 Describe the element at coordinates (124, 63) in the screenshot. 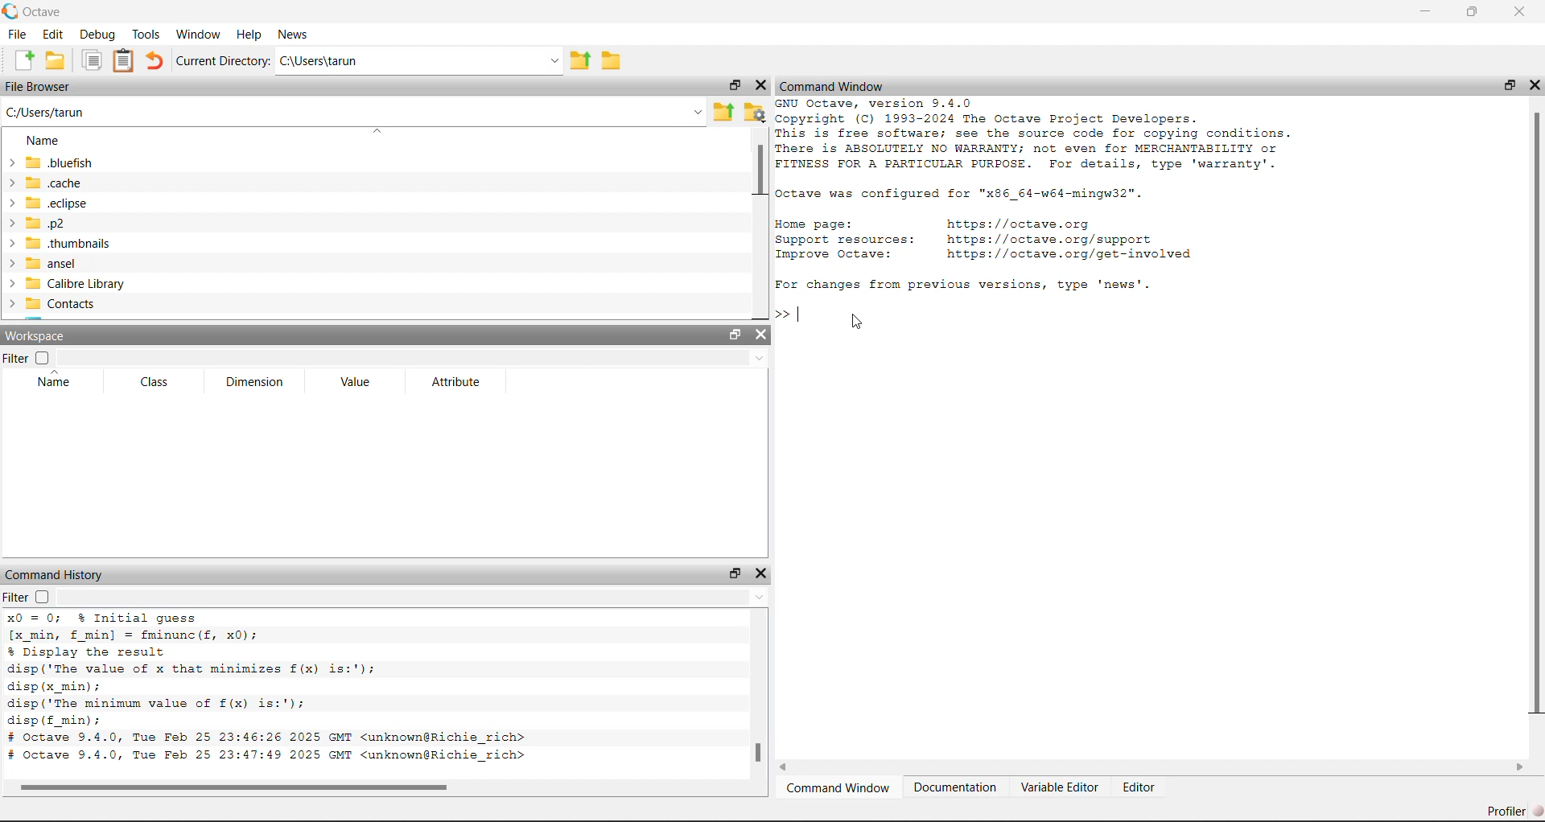

I see `Paste` at that location.